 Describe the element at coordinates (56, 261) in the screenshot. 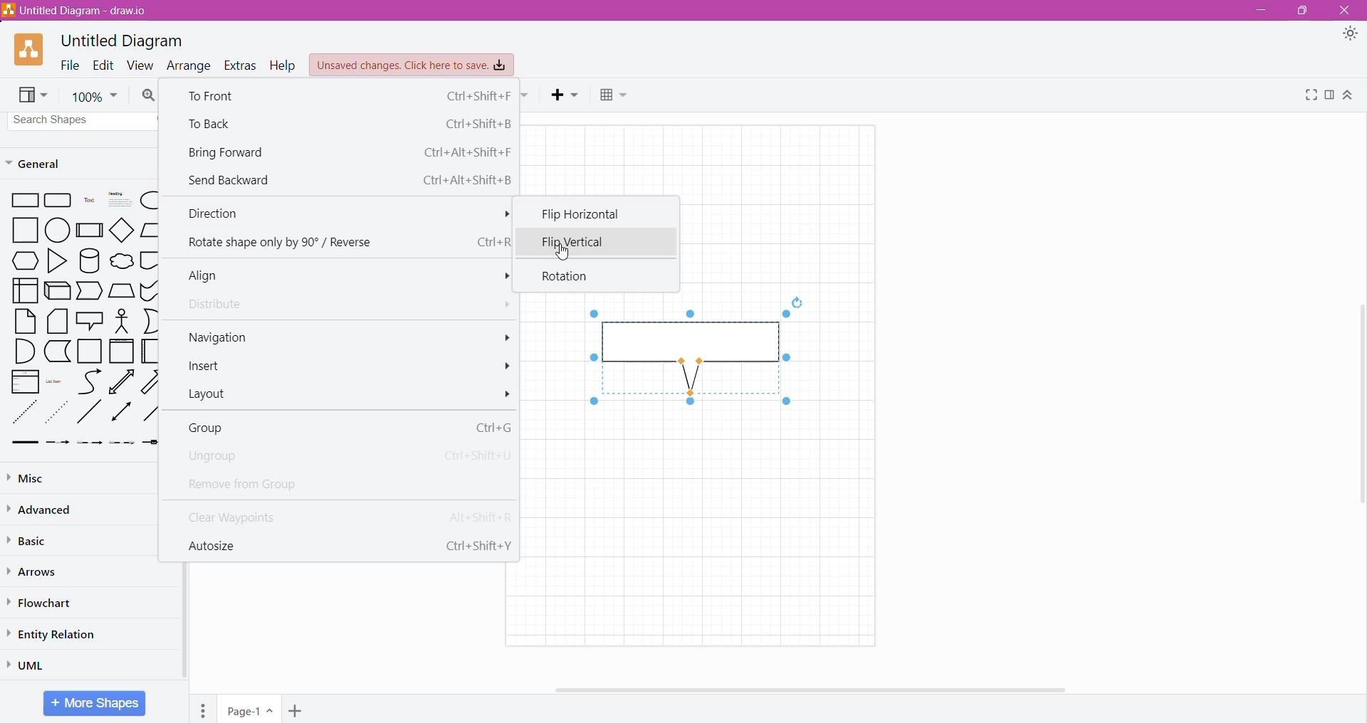

I see `triangle` at that location.